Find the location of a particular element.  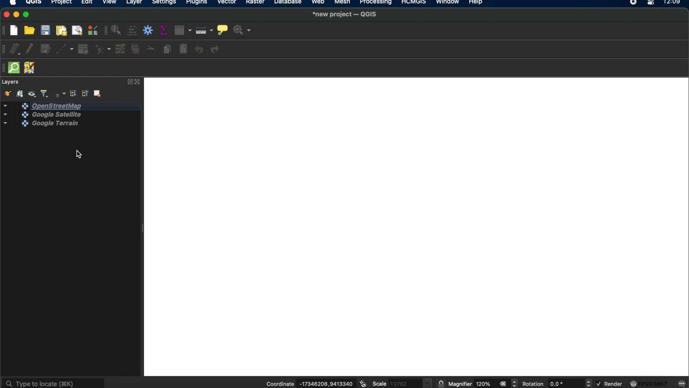

vertex tool is located at coordinates (103, 50).